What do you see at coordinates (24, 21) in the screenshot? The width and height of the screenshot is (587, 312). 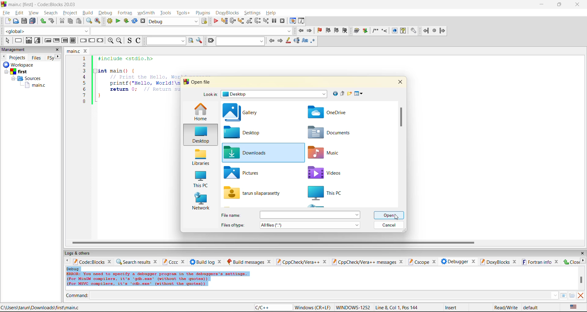 I see `save` at bounding box center [24, 21].